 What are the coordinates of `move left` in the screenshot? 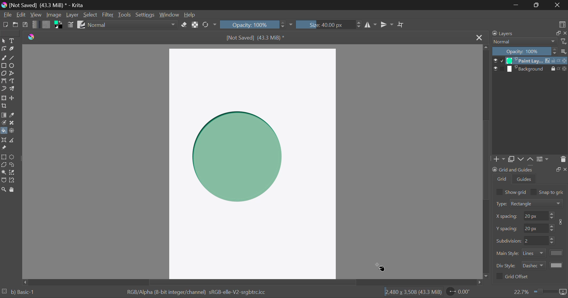 It's located at (25, 281).